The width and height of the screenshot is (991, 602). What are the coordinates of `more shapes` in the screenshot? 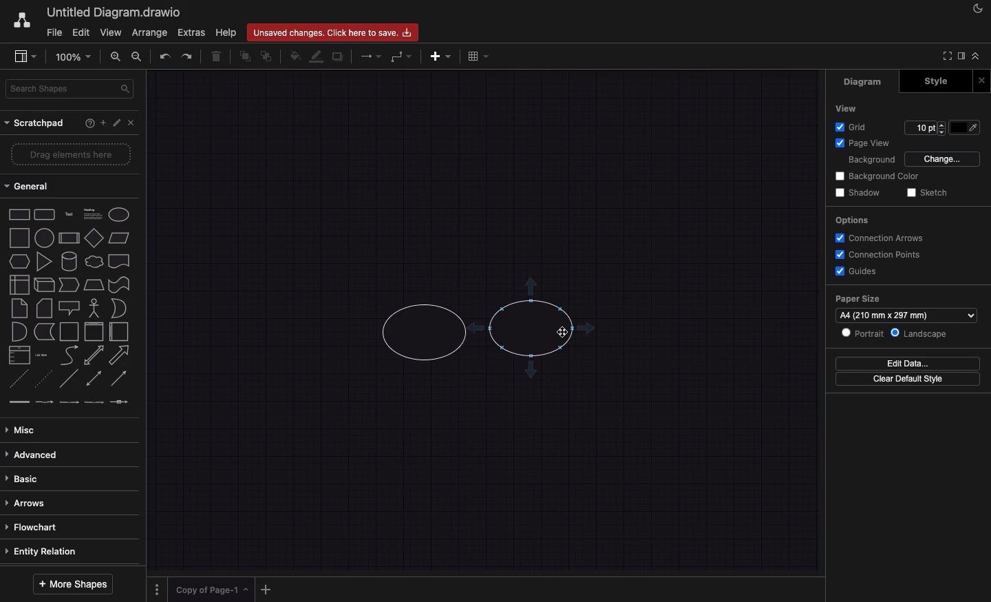 It's located at (73, 583).